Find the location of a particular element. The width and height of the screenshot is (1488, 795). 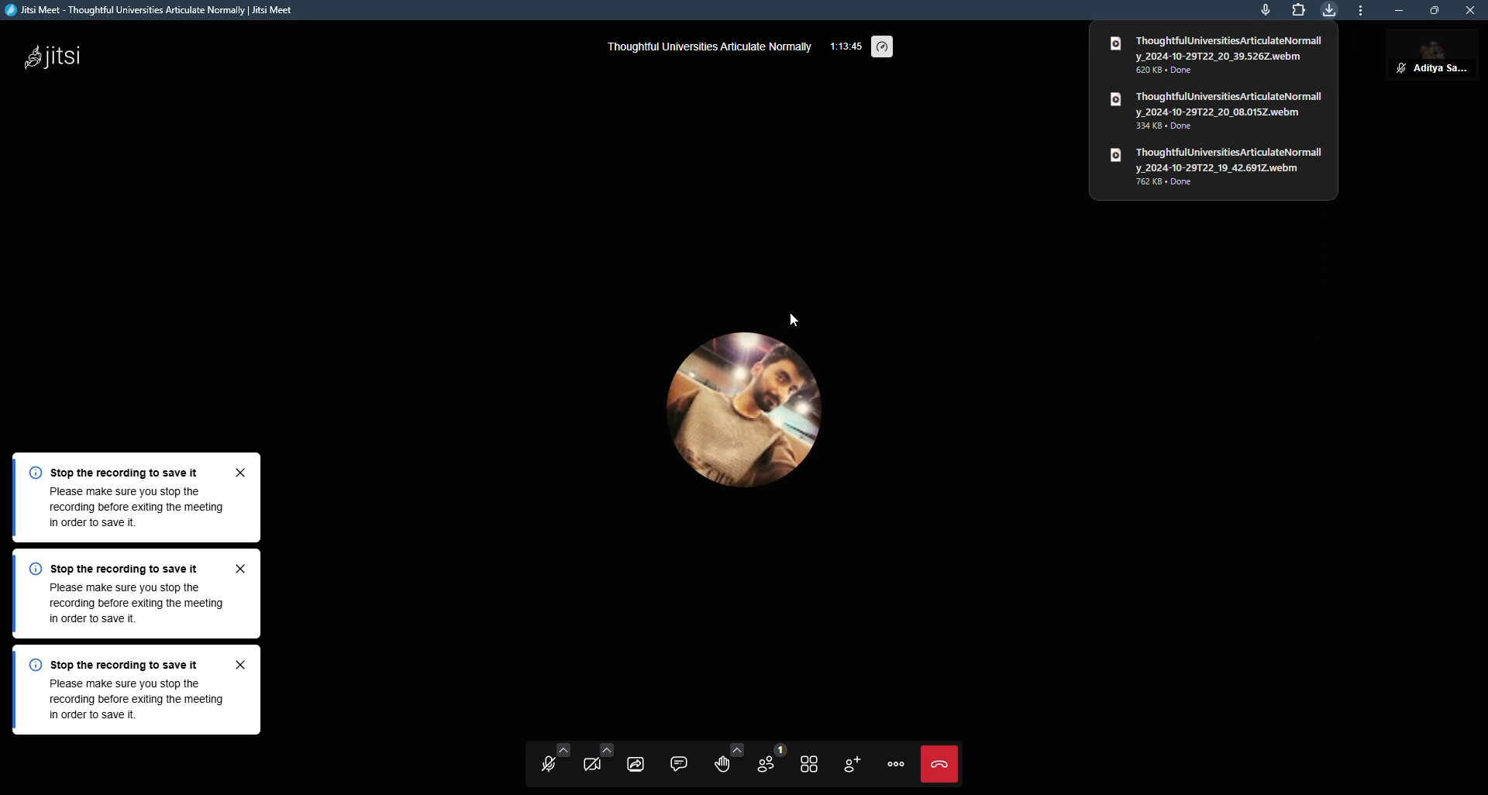

close is located at coordinates (1469, 13).